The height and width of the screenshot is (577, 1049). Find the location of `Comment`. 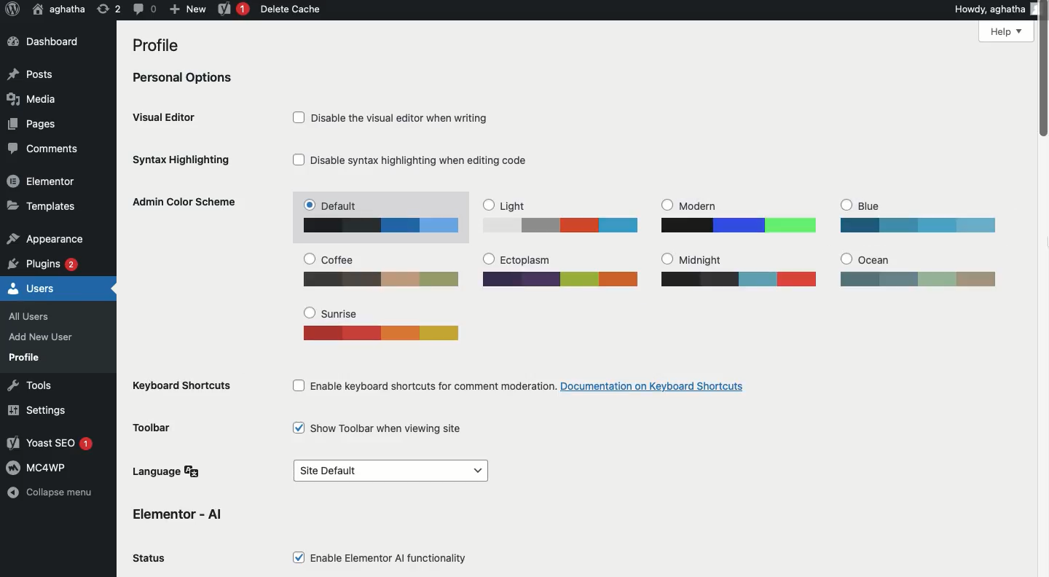

Comment is located at coordinates (144, 8).